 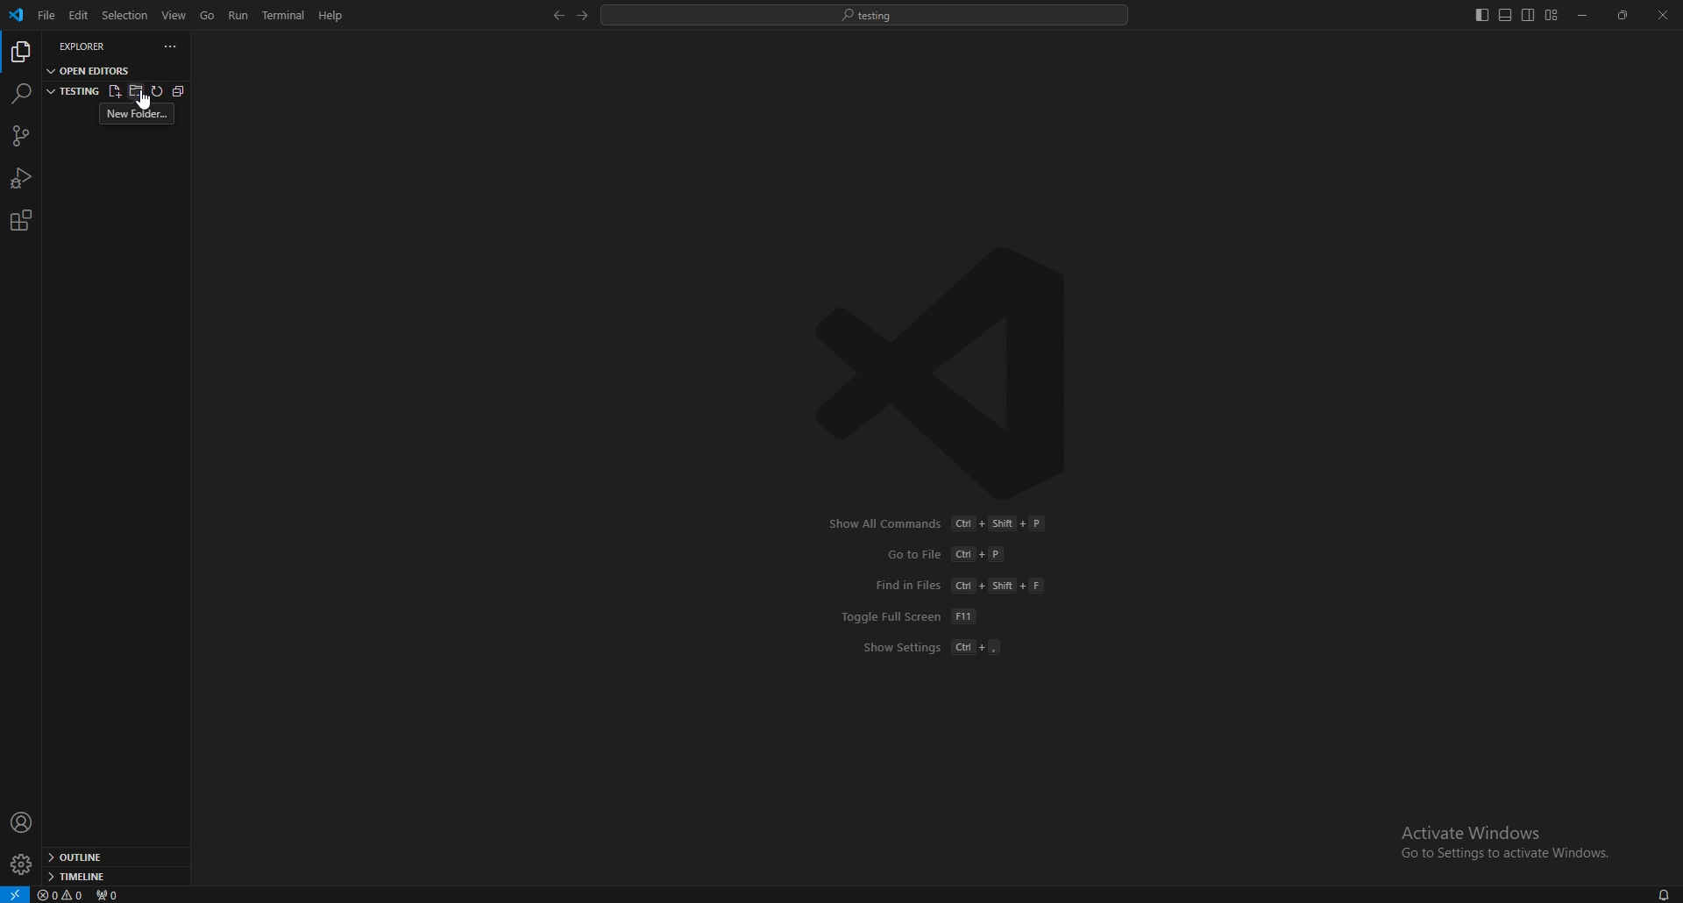 What do you see at coordinates (135, 89) in the screenshot?
I see `new folder` at bounding box center [135, 89].